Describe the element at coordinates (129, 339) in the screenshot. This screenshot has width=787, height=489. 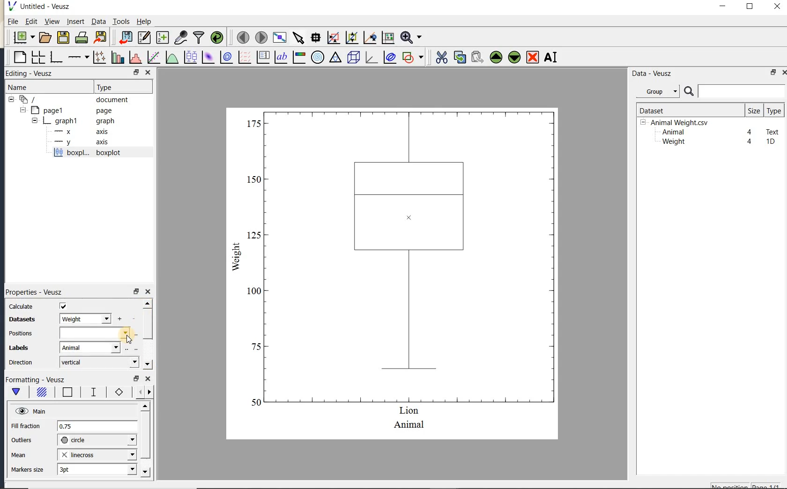
I see `cursor` at that location.